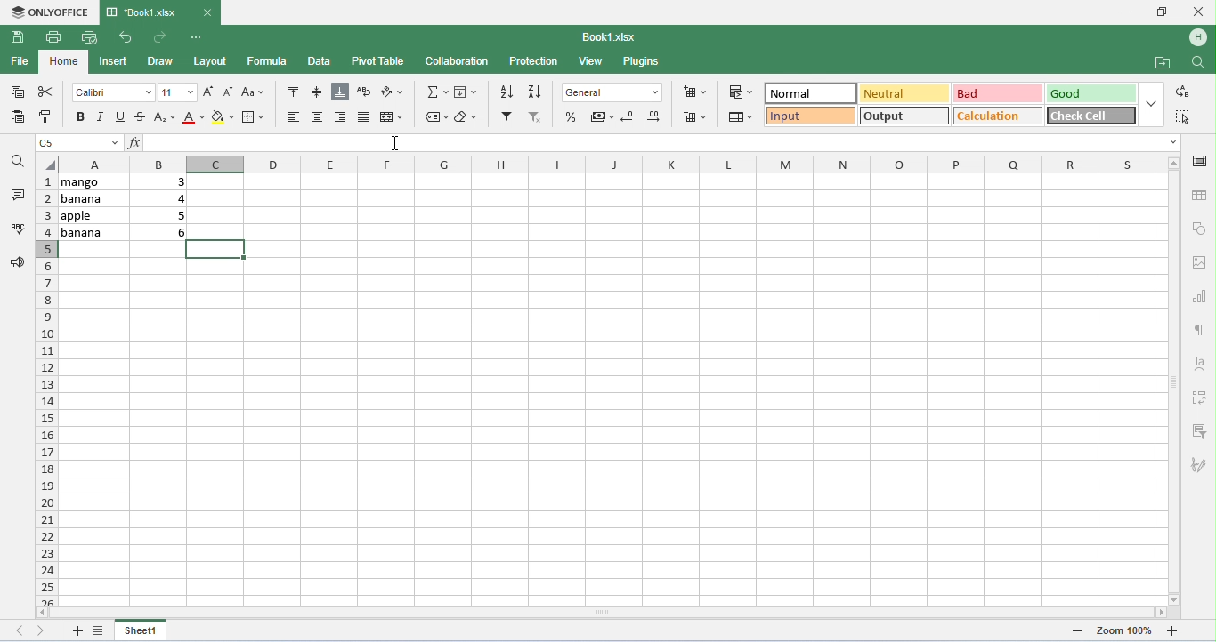 This screenshot has width=1216, height=642. What do you see at coordinates (93, 232) in the screenshot?
I see `banana` at bounding box center [93, 232].